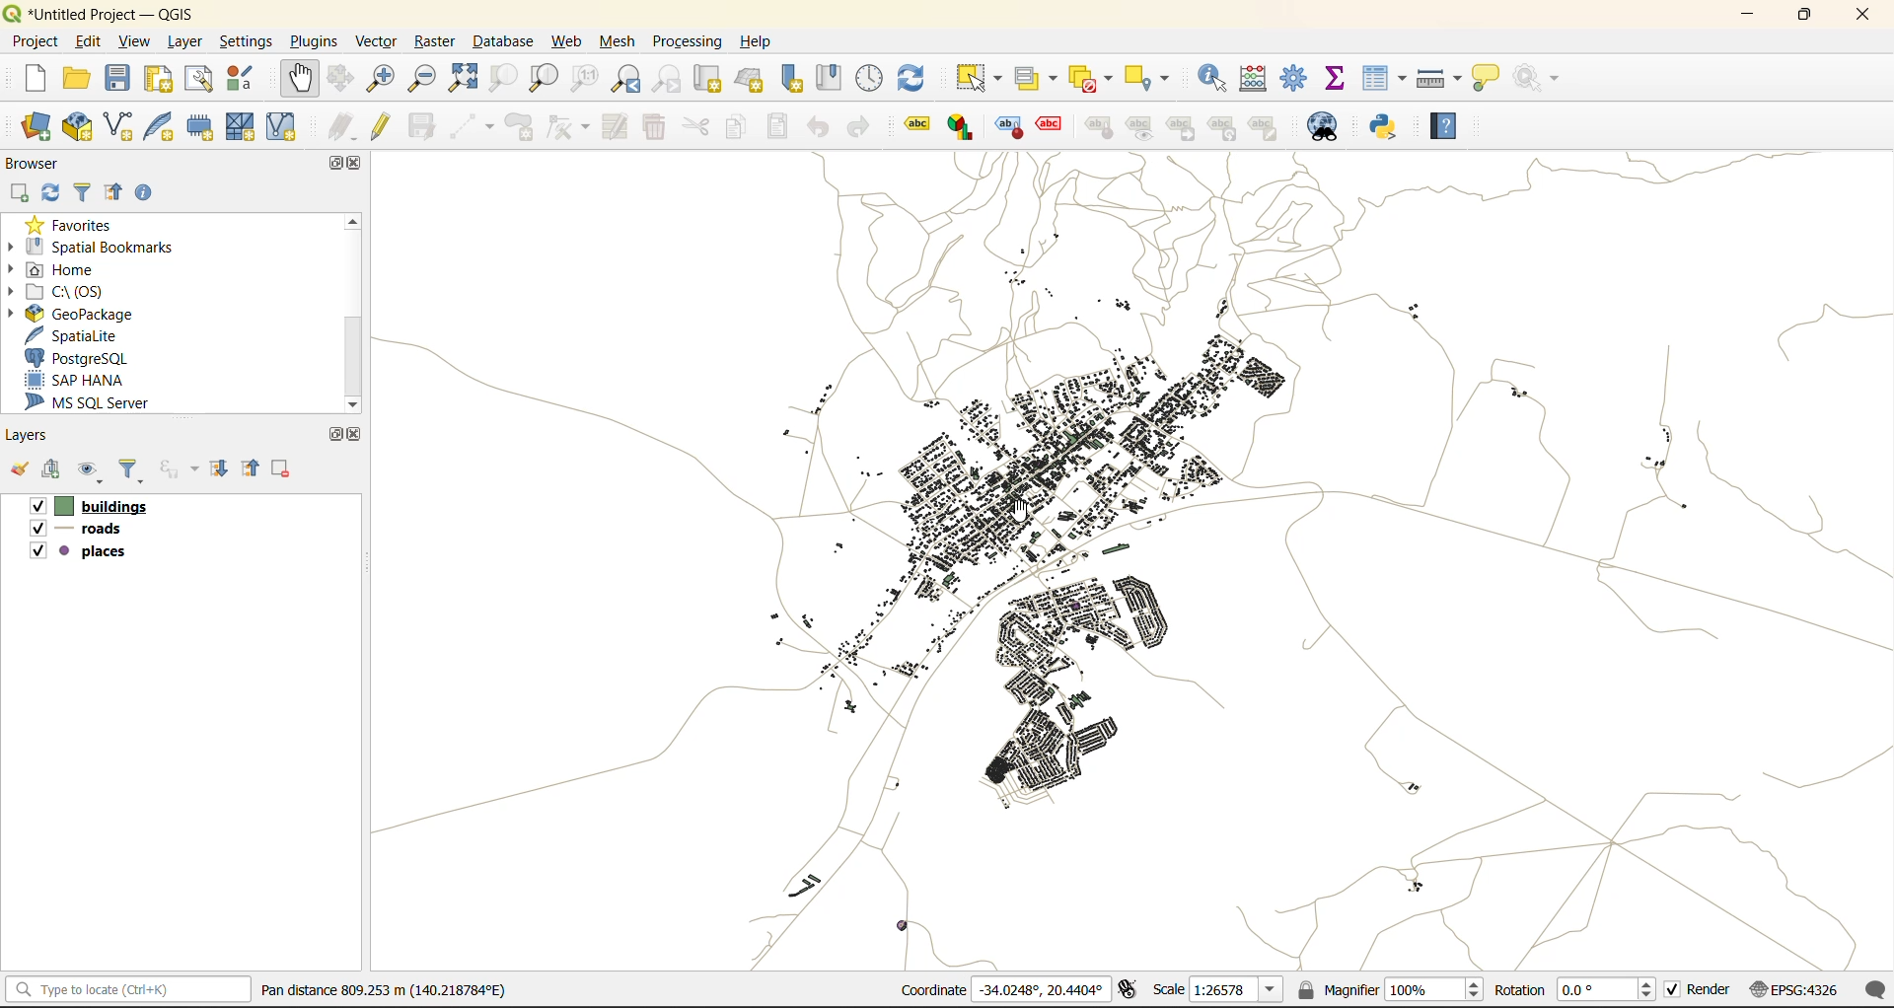 This screenshot has width=1894, height=1008. Describe the element at coordinates (1805, 19) in the screenshot. I see `maximize` at that location.